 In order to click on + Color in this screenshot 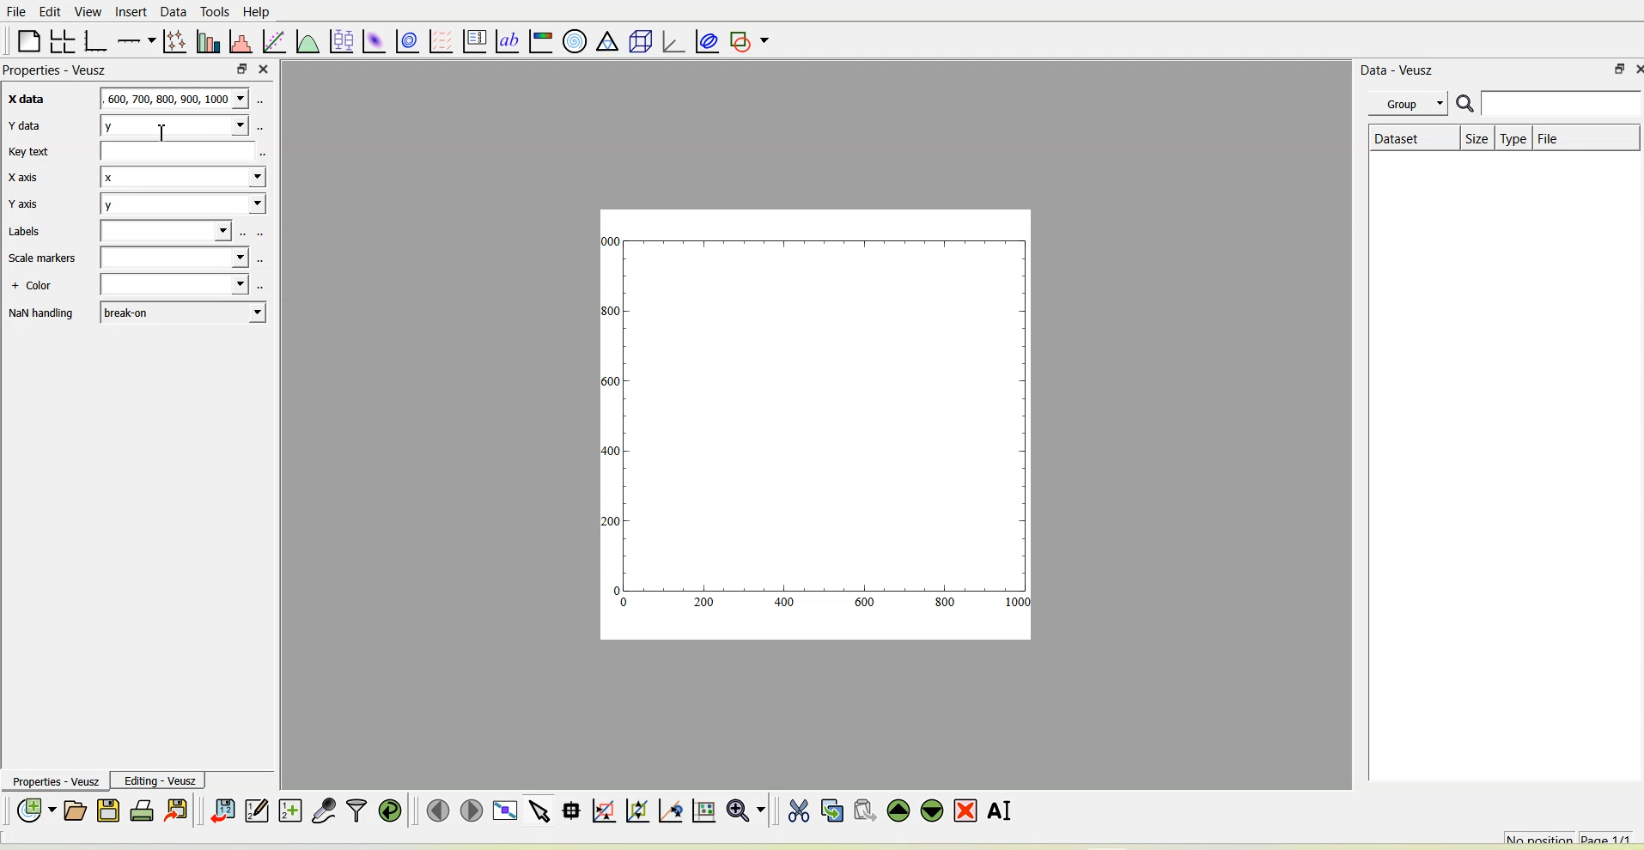, I will do `click(32, 286)`.